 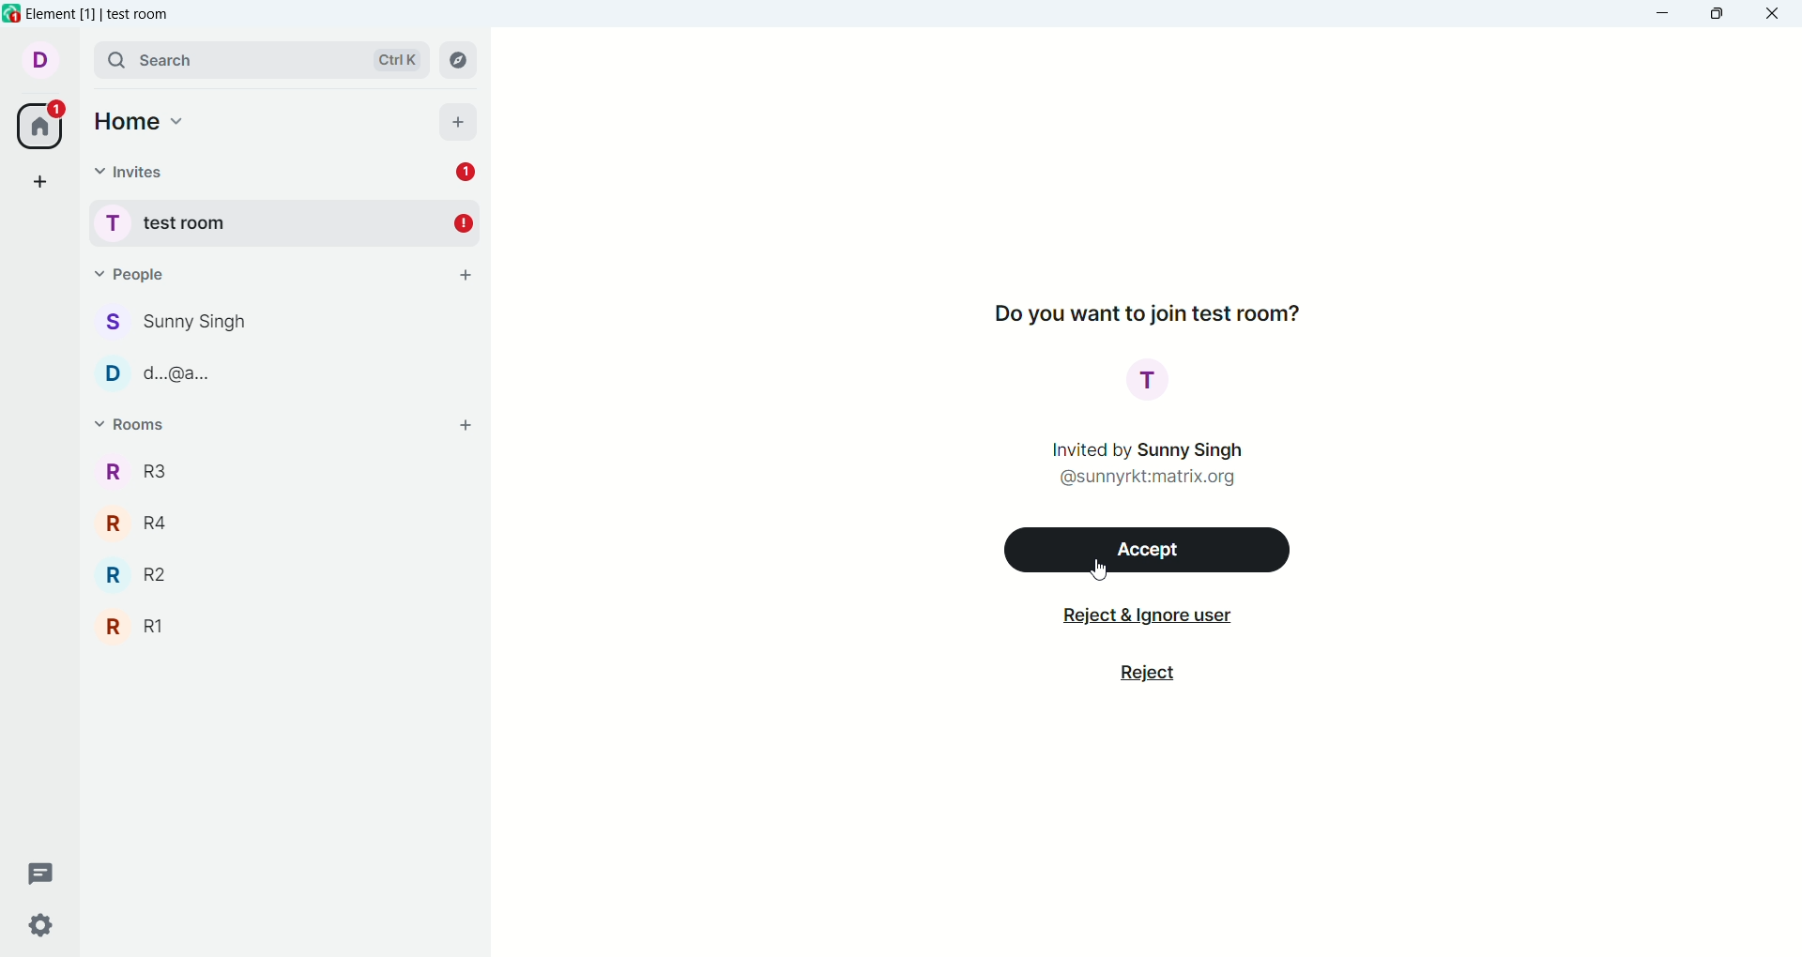 I want to click on R1, so click(x=282, y=627).